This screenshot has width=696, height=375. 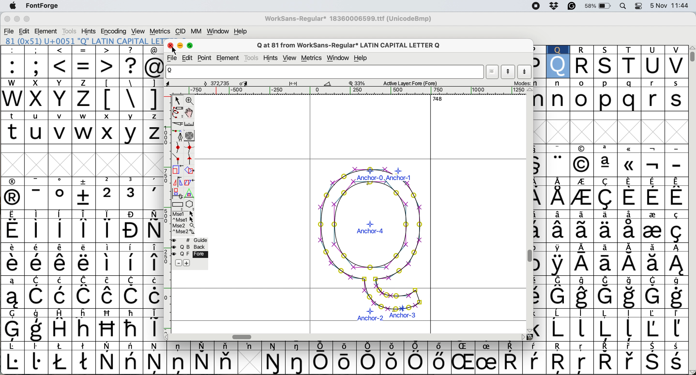 I want to click on close, so click(x=170, y=45).